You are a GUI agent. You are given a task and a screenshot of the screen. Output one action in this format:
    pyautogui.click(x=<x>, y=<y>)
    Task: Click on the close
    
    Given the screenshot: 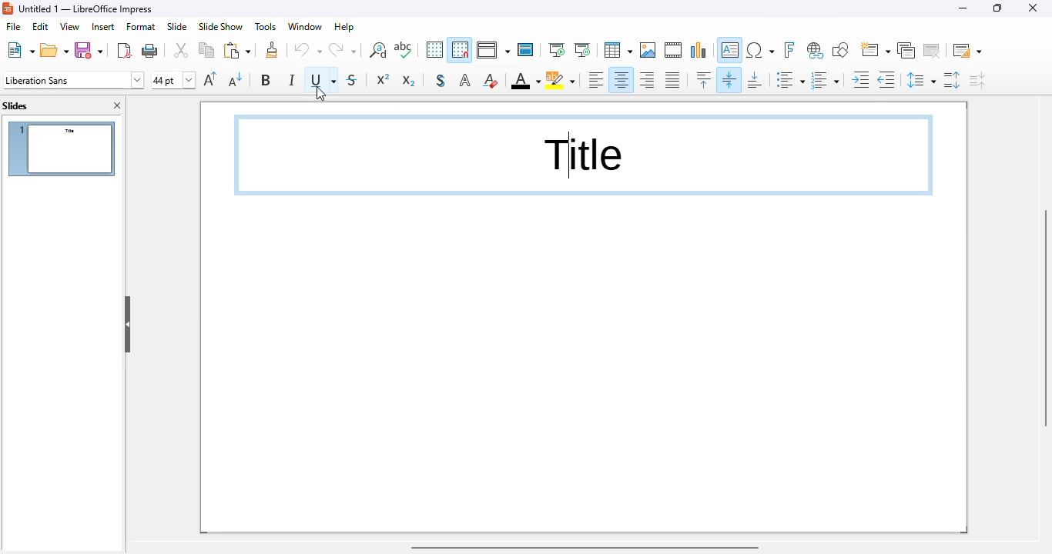 What is the action you would take?
    pyautogui.click(x=1033, y=8)
    